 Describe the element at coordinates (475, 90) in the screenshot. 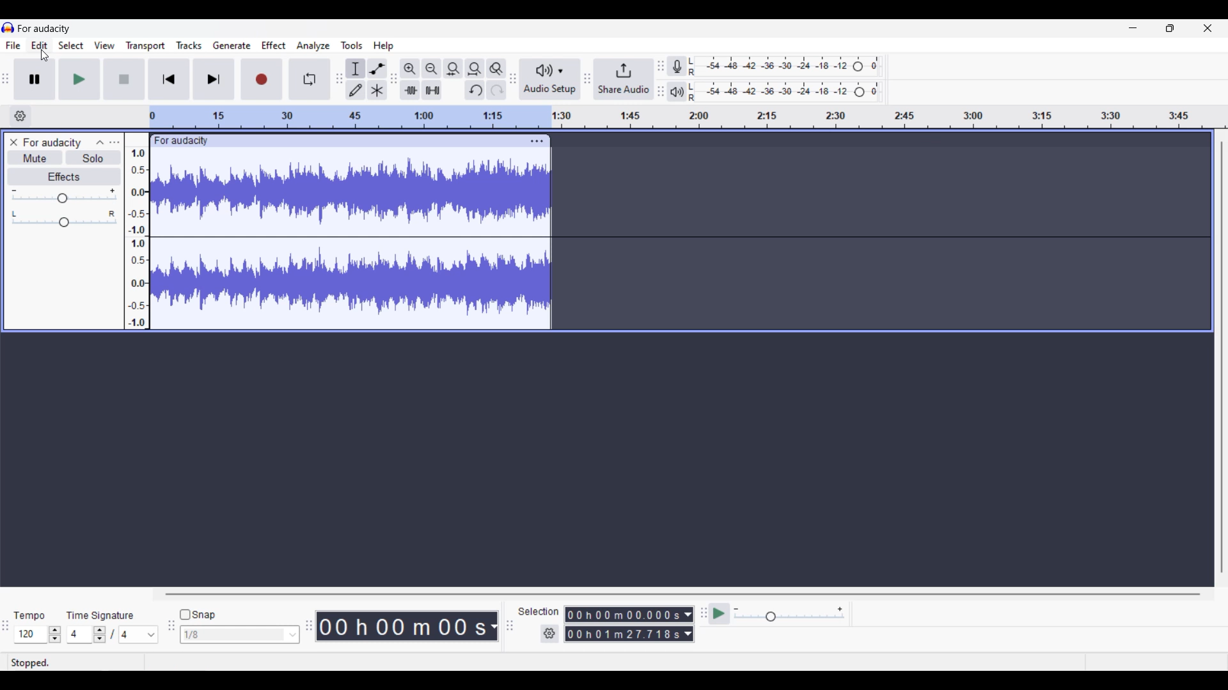

I see `Undo` at that location.